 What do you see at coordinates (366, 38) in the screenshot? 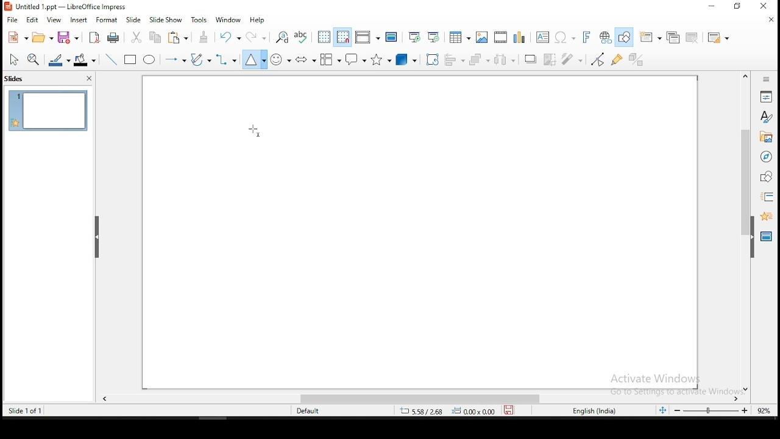
I see `display views` at bounding box center [366, 38].